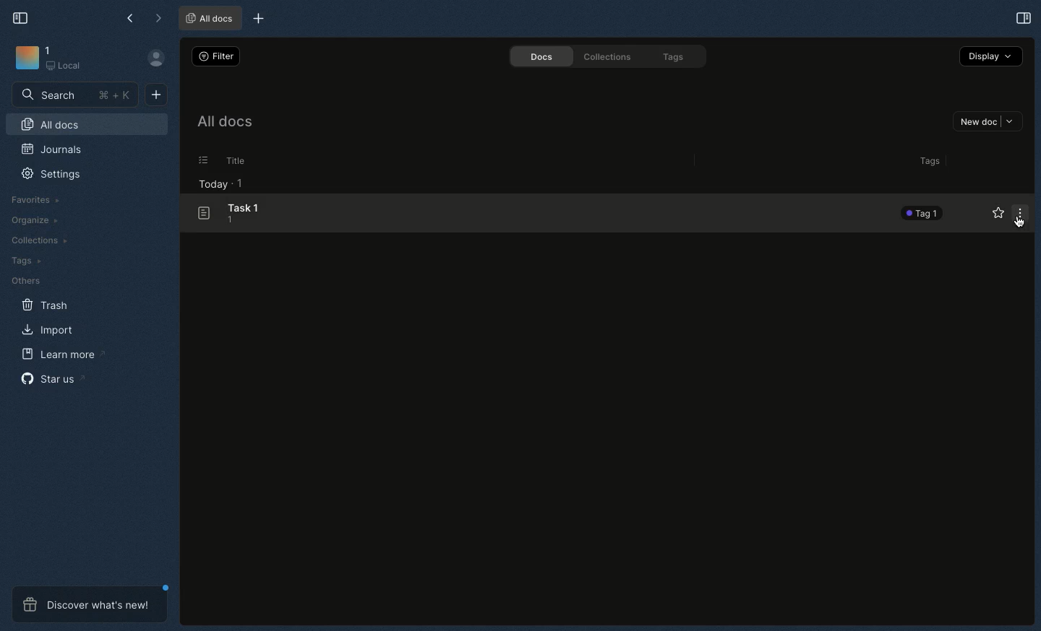 This screenshot has height=631, width=1041. I want to click on 1 , so click(242, 183).